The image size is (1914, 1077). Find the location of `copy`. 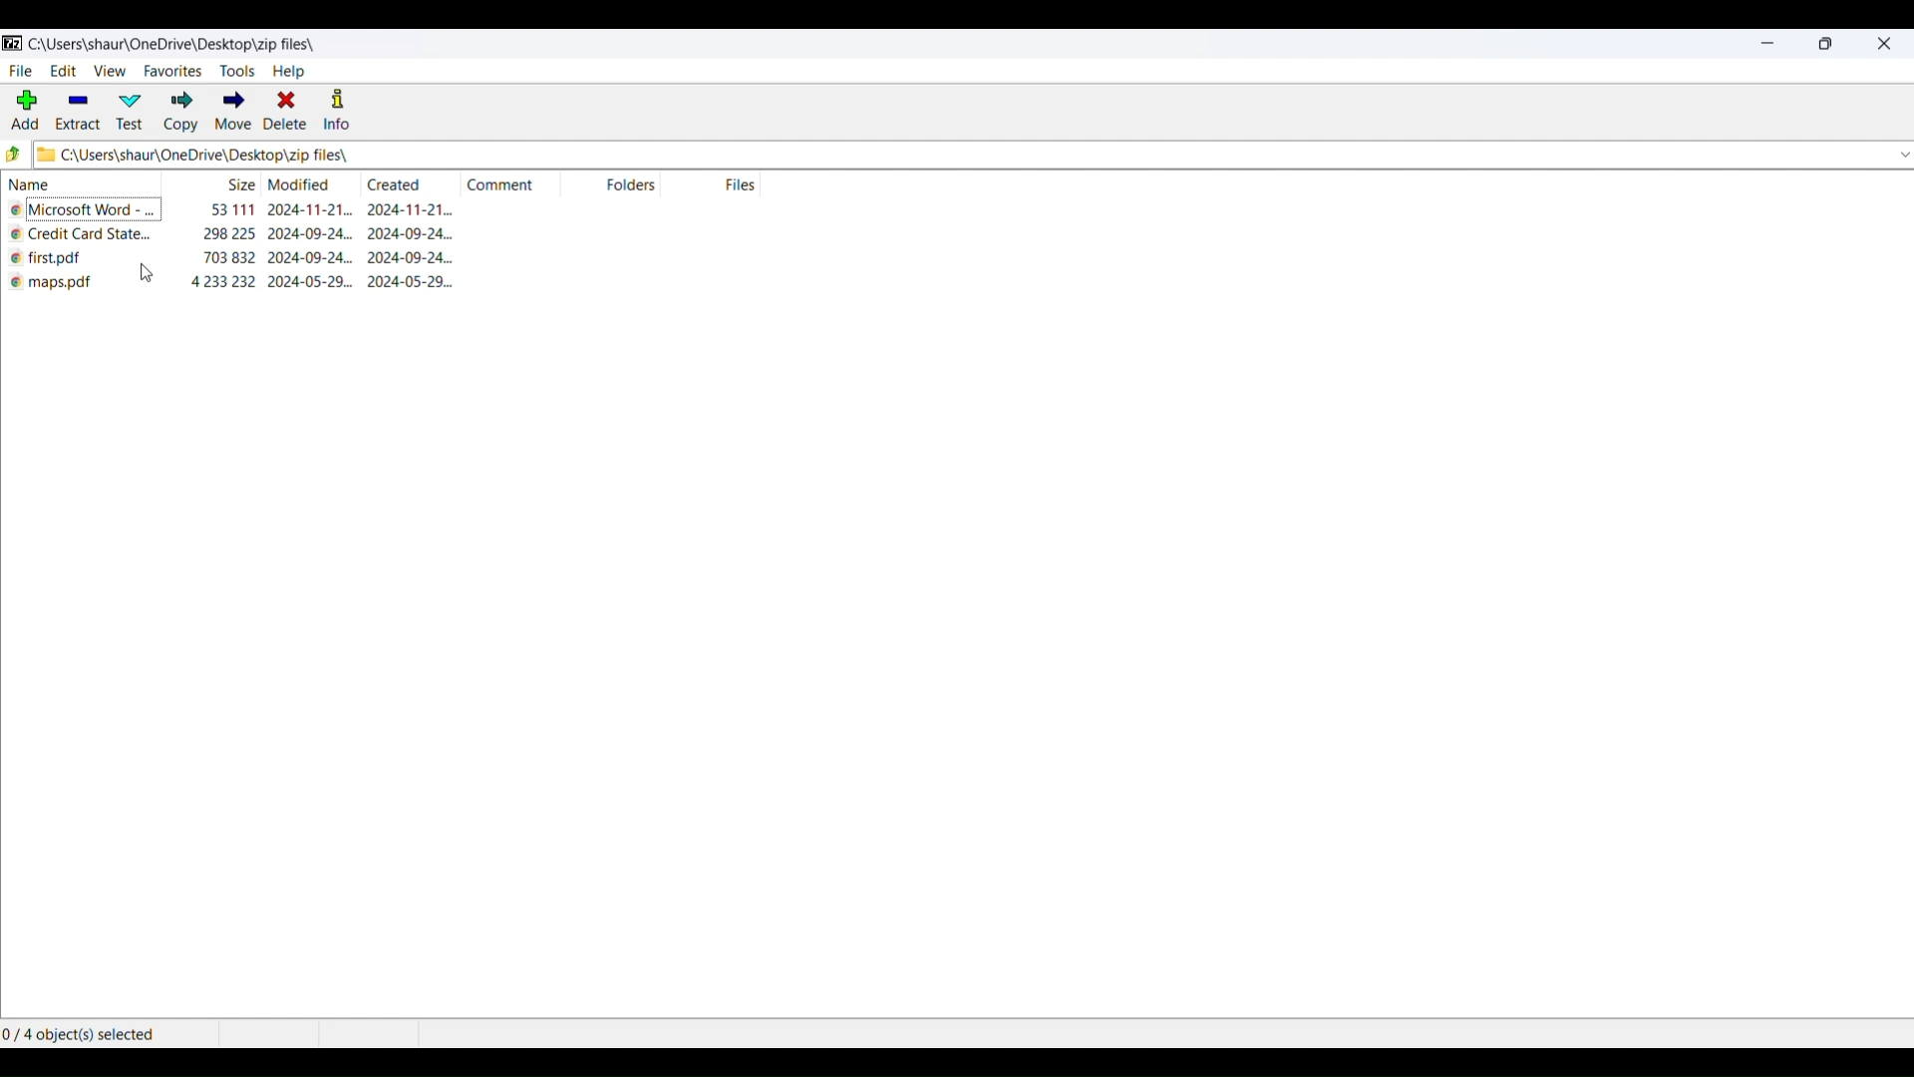

copy is located at coordinates (177, 113).